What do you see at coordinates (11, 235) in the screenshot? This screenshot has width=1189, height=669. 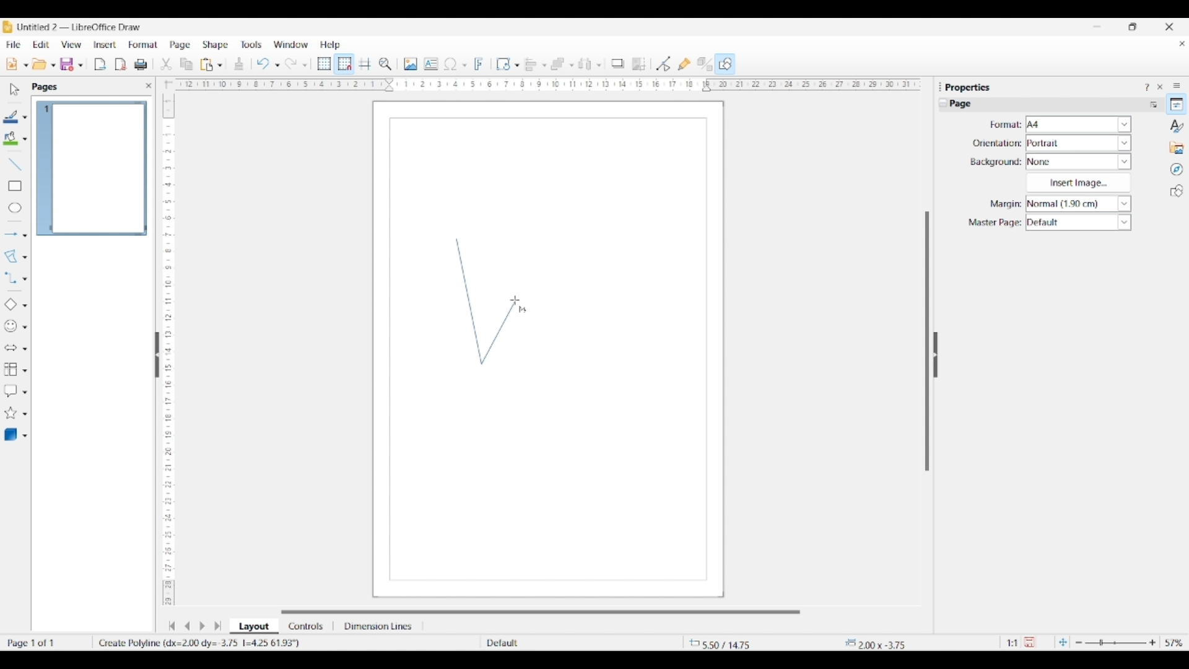 I see `Selected arrow` at bounding box center [11, 235].